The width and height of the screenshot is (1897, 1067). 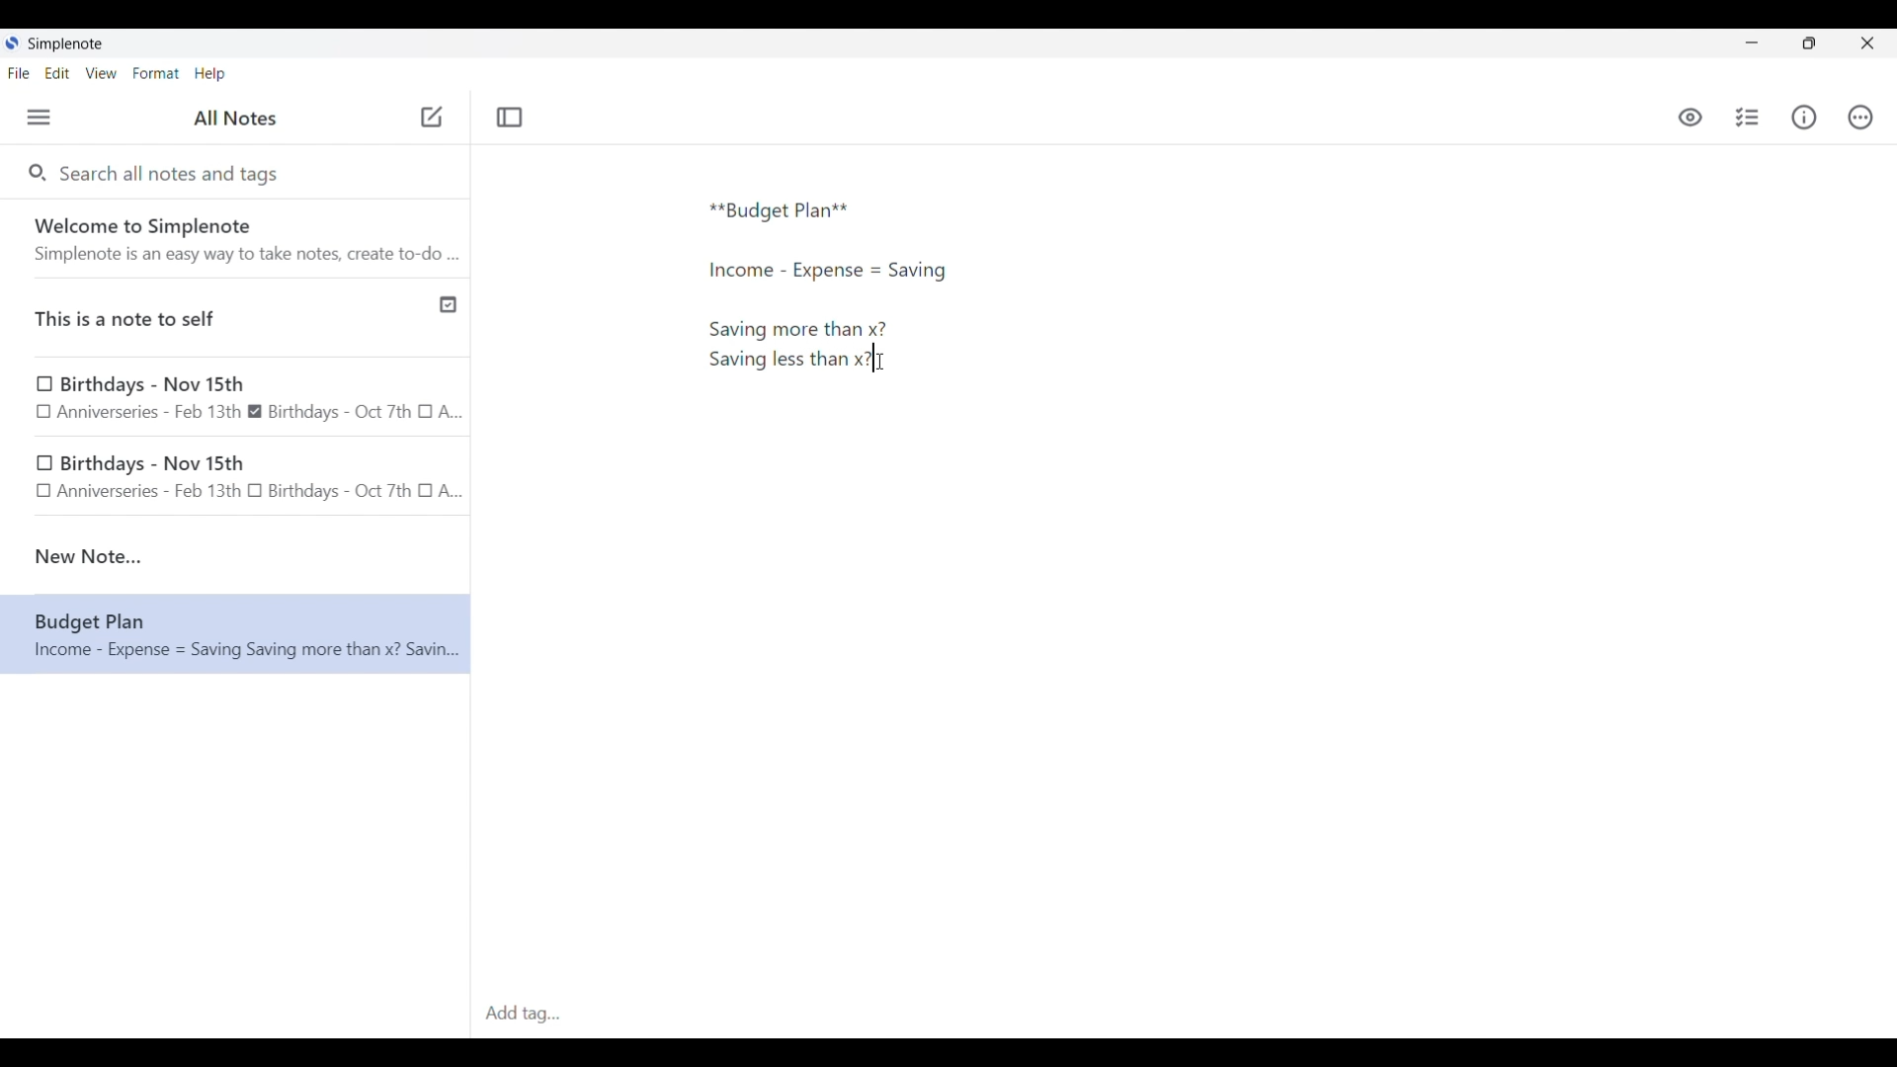 I want to click on Show interface in a smaller tab, so click(x=1809, y=43).